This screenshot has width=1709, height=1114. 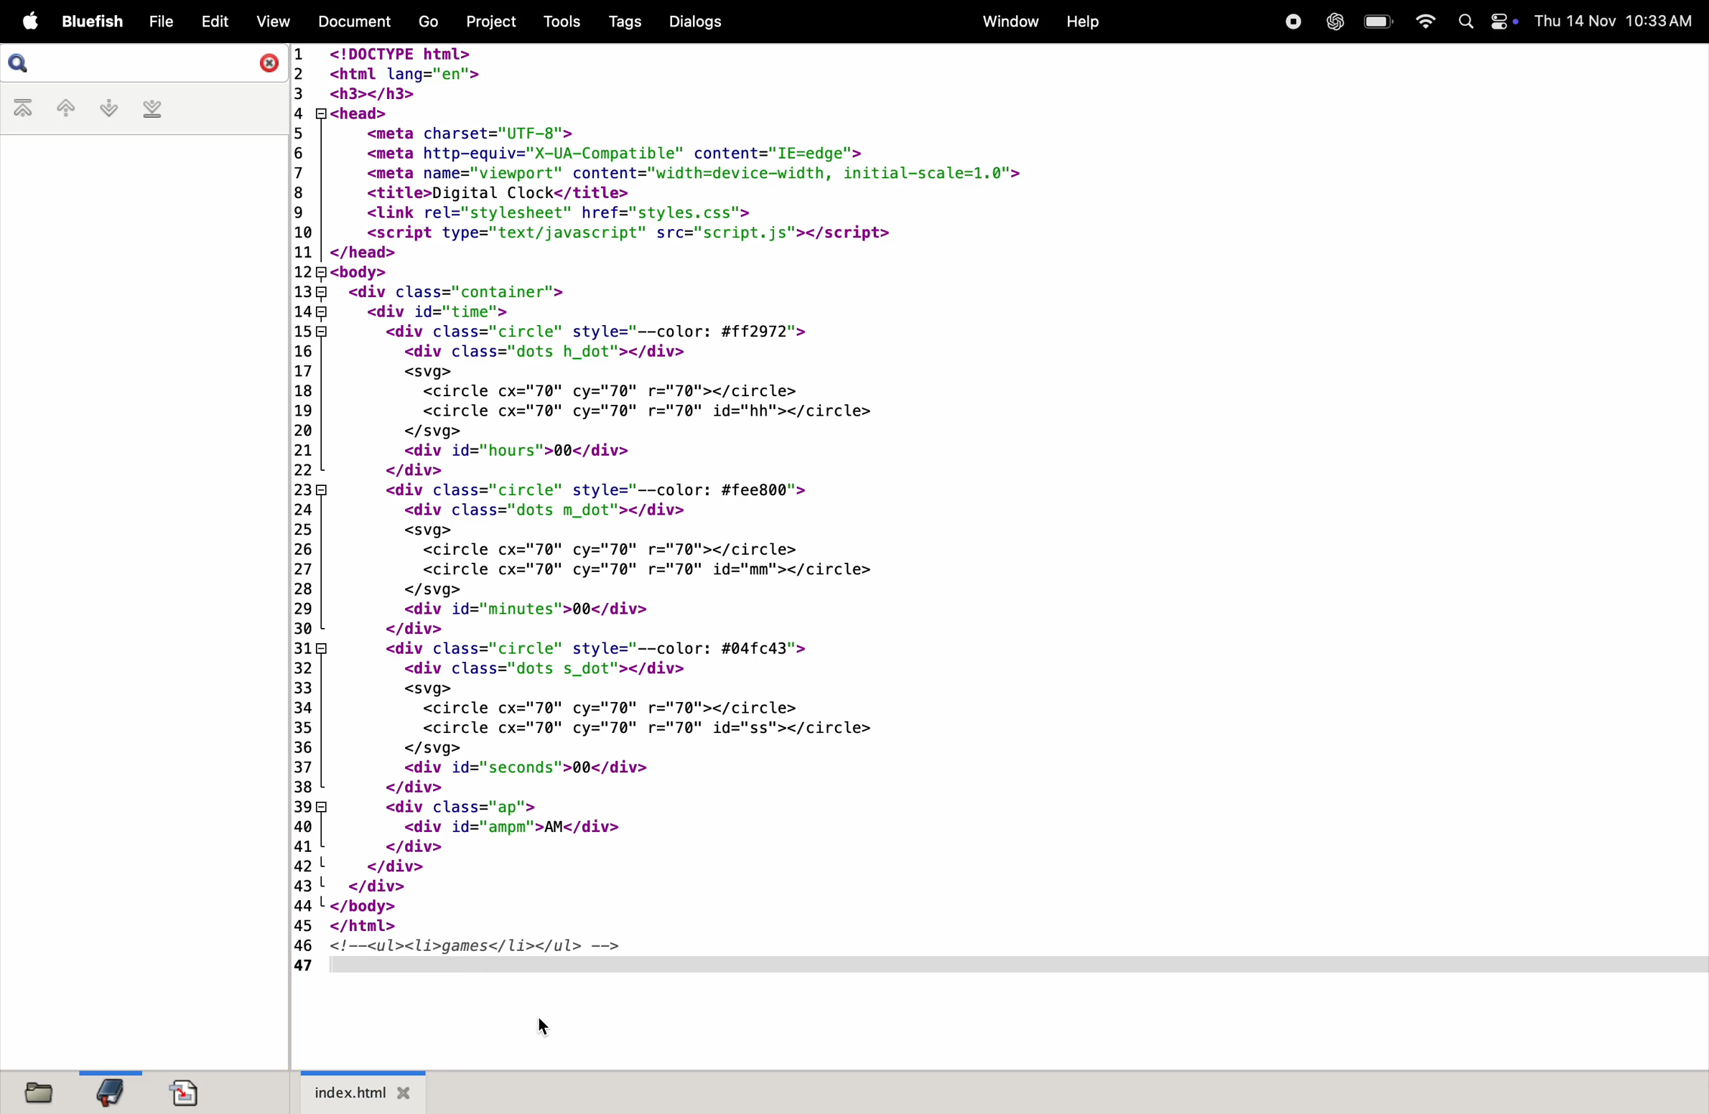 What do you see at coordinates (89, 20) in the screenshot?
I see `bluefish` at bounding box center [89, 20].